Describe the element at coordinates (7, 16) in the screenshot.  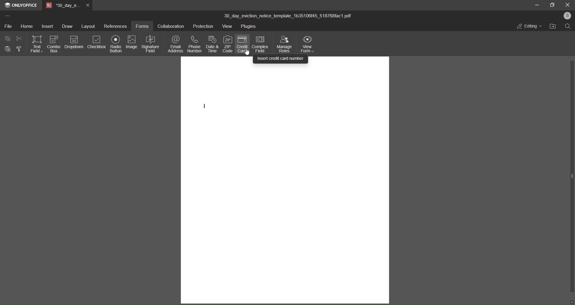
I see `more` at that location.